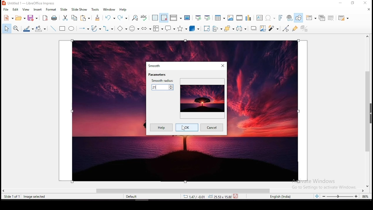  I want to click on copy, so click(84, 18).